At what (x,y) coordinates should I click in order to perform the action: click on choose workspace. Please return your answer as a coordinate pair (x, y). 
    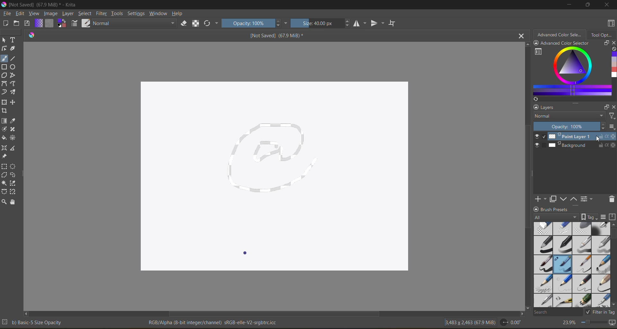
    Looking at the image, I should click on (611, 24).